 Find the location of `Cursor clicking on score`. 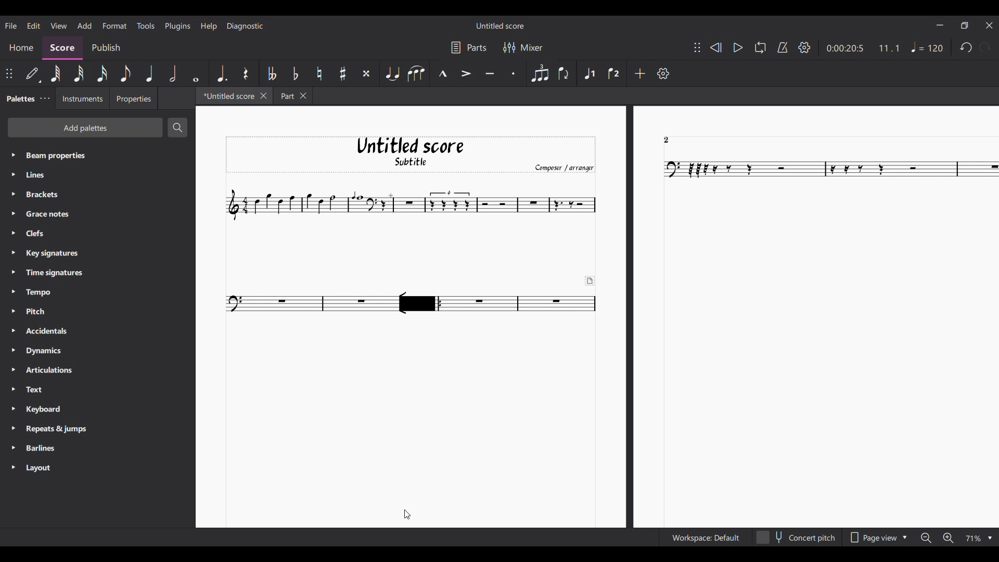

Cursor clicking on score is located at coordinates (407, 515).